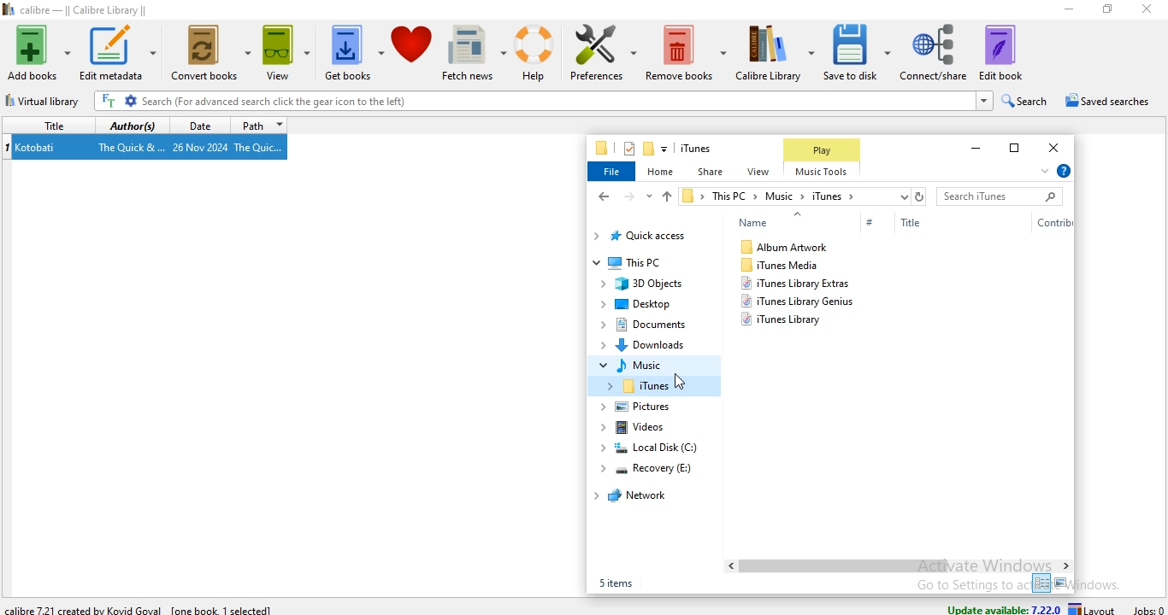 Image resolution: width=1168 pixels, height=615 pixels. I want to click on fetch news, so click(474, 51).